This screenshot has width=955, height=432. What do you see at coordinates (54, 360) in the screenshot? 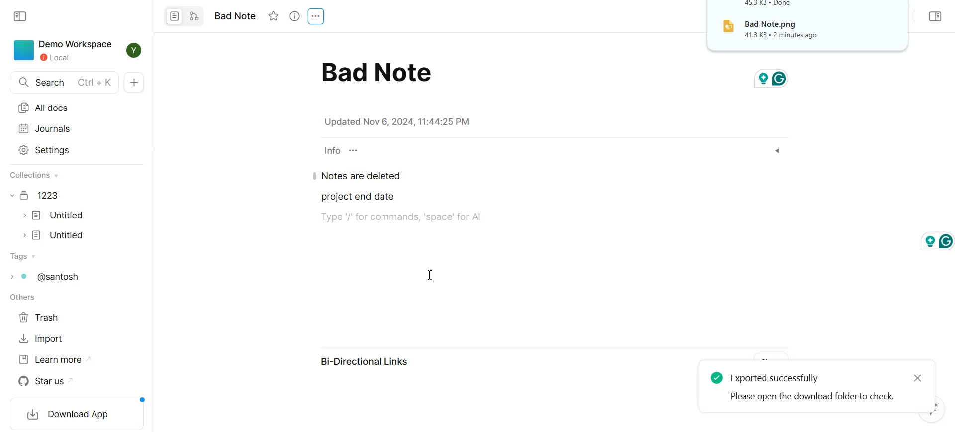
I see `Learn more` at bounding box center [54, 360].